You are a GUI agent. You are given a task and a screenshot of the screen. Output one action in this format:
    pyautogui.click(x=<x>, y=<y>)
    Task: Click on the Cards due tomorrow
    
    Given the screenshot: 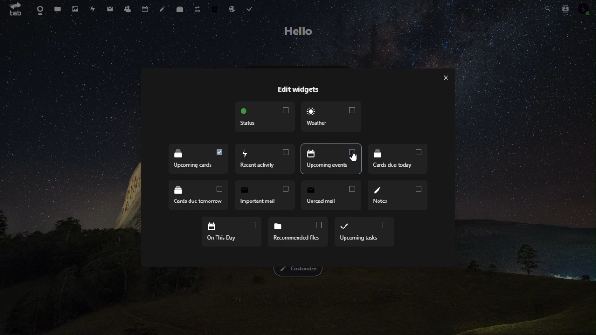 What is the action you would take?
    pyautogui.click(x=193, y=196)
    